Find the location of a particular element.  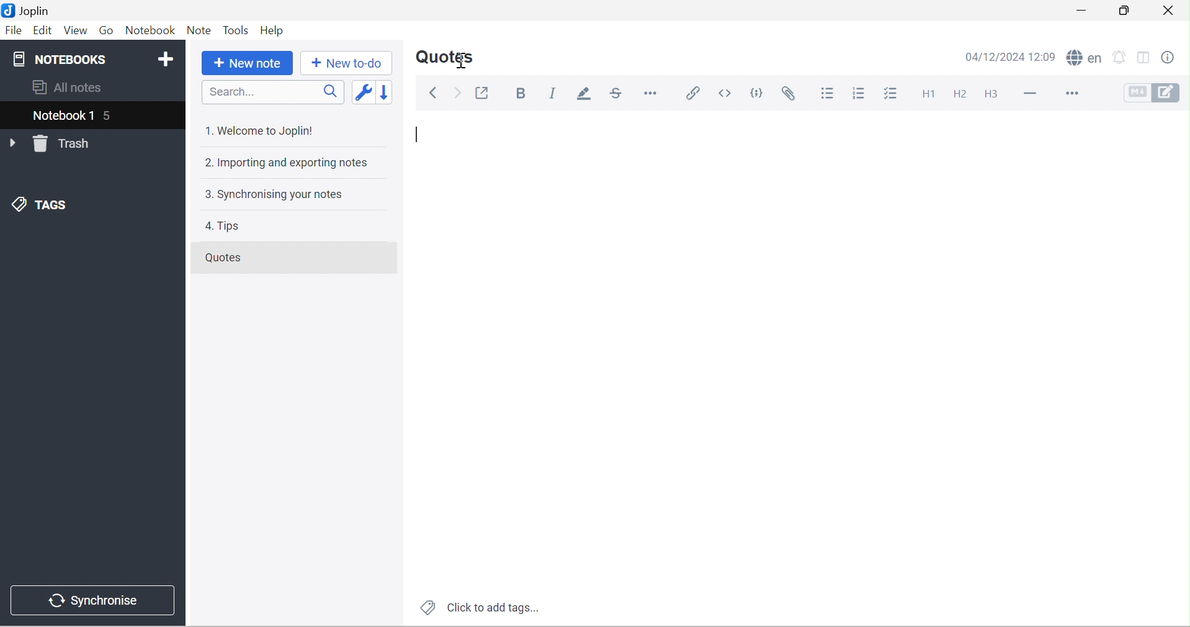

Bulleted list is located at coordinates (828, 95).